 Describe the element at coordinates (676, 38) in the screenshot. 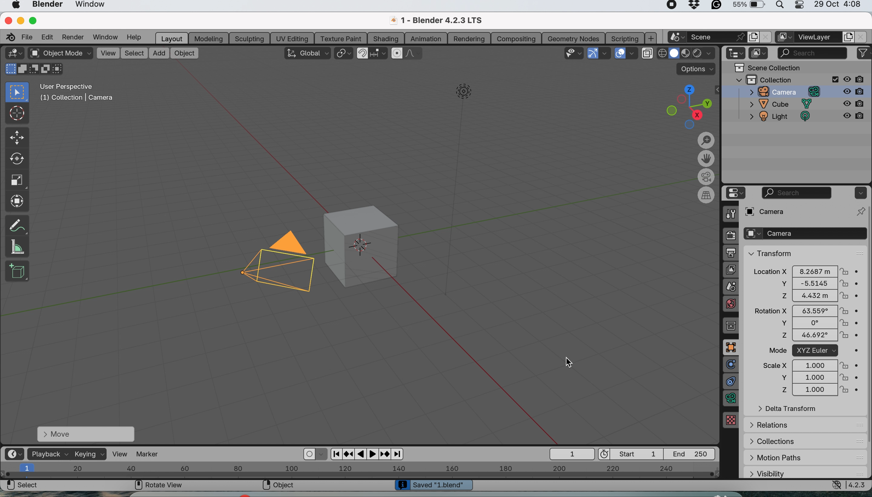

I see `new scene` at that location.